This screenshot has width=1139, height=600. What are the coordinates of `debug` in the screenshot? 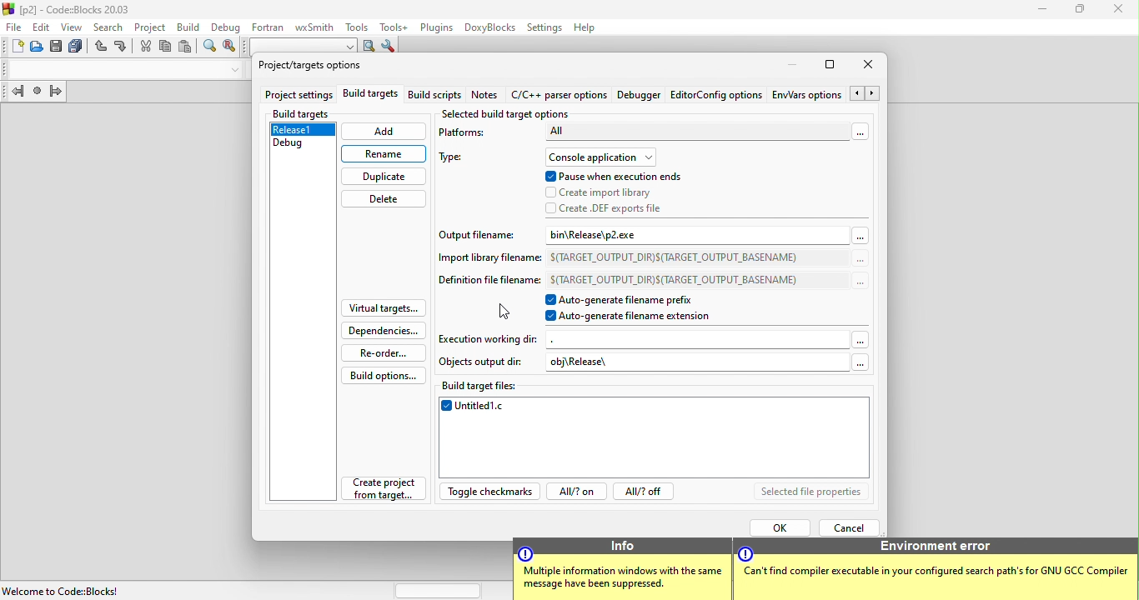 It's located at (302, 147).